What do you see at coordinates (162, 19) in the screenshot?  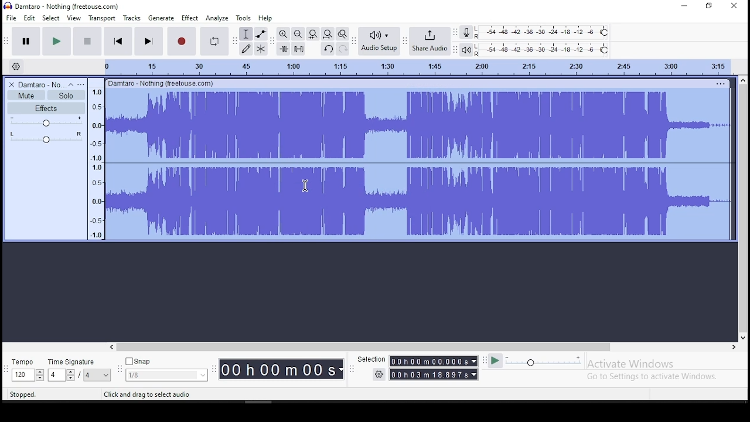 I see `generate` at bounding box center [162, 19].